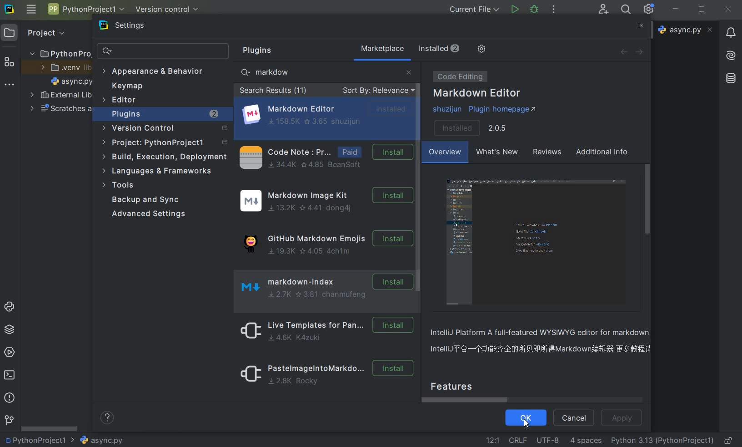  I want to click on scrollbar, so click(648, 198).